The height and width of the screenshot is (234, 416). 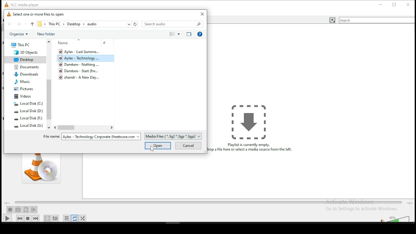 I want to click on next media in the playlist, skips forward when held, so click(x=36, y=218).